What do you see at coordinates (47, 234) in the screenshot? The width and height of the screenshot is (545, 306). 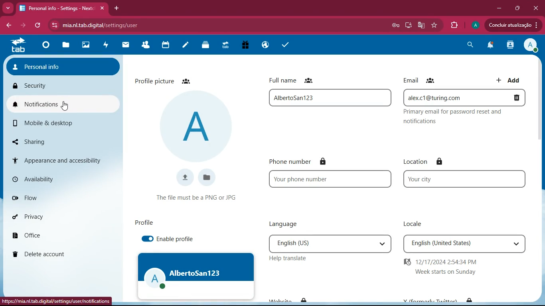 I see `office` at bounding box center [47, 234].